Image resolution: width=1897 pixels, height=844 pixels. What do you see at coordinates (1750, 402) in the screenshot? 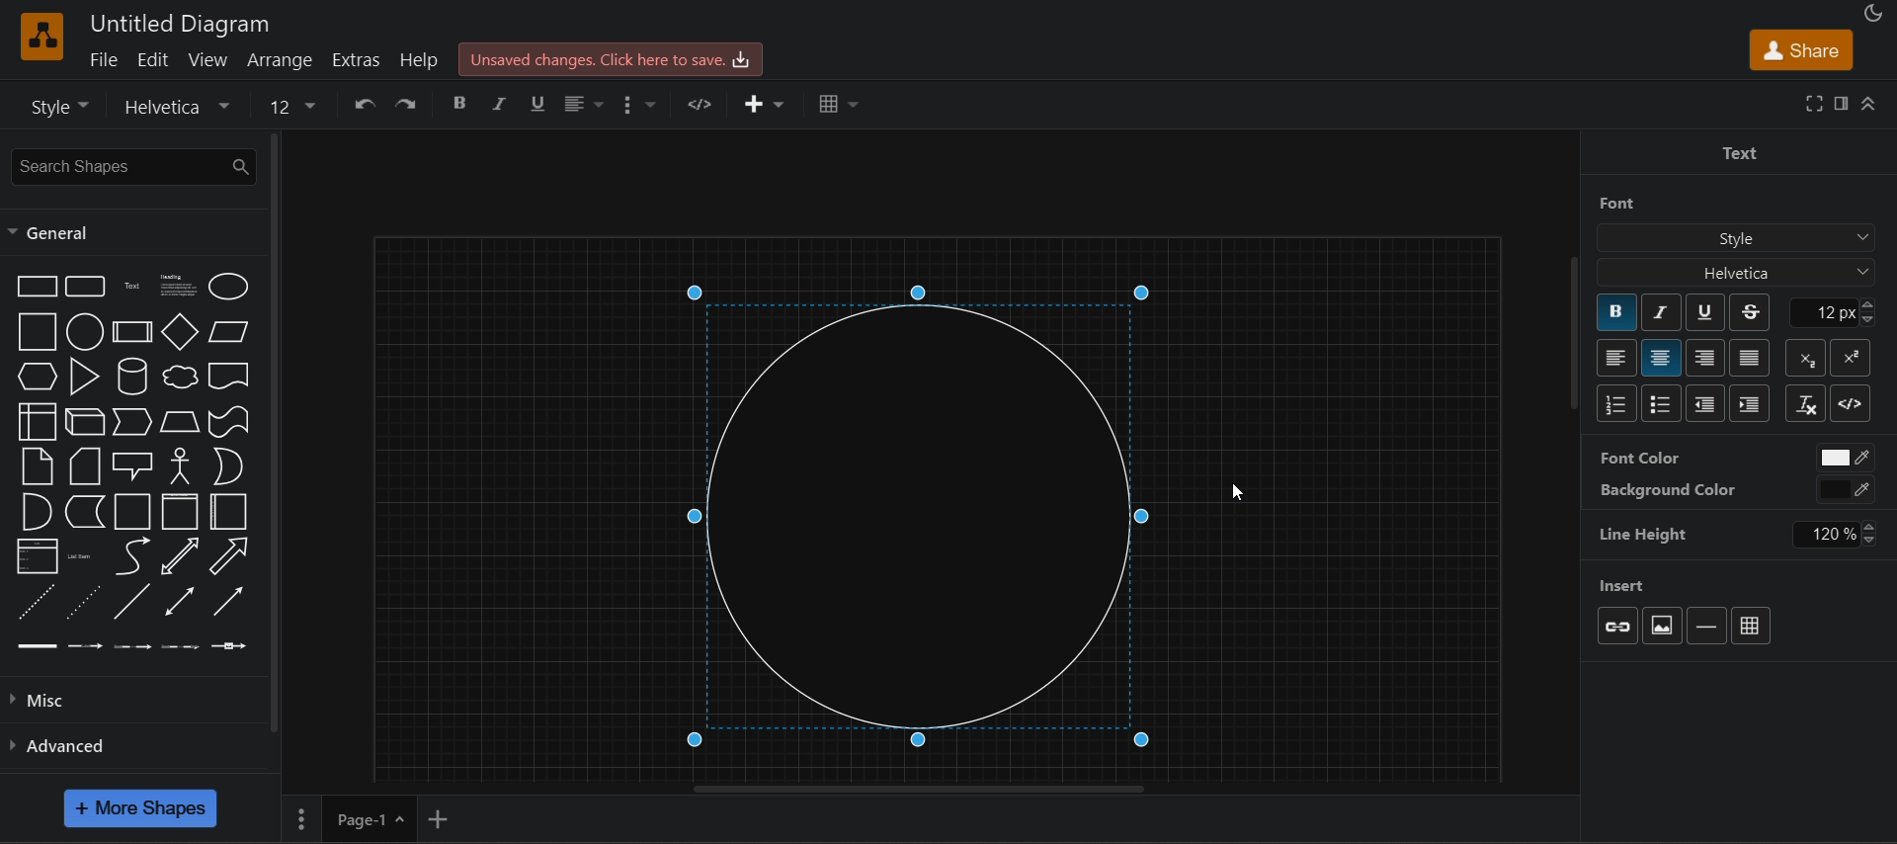
I see `increase indent` at bounding box center [1750, 402].